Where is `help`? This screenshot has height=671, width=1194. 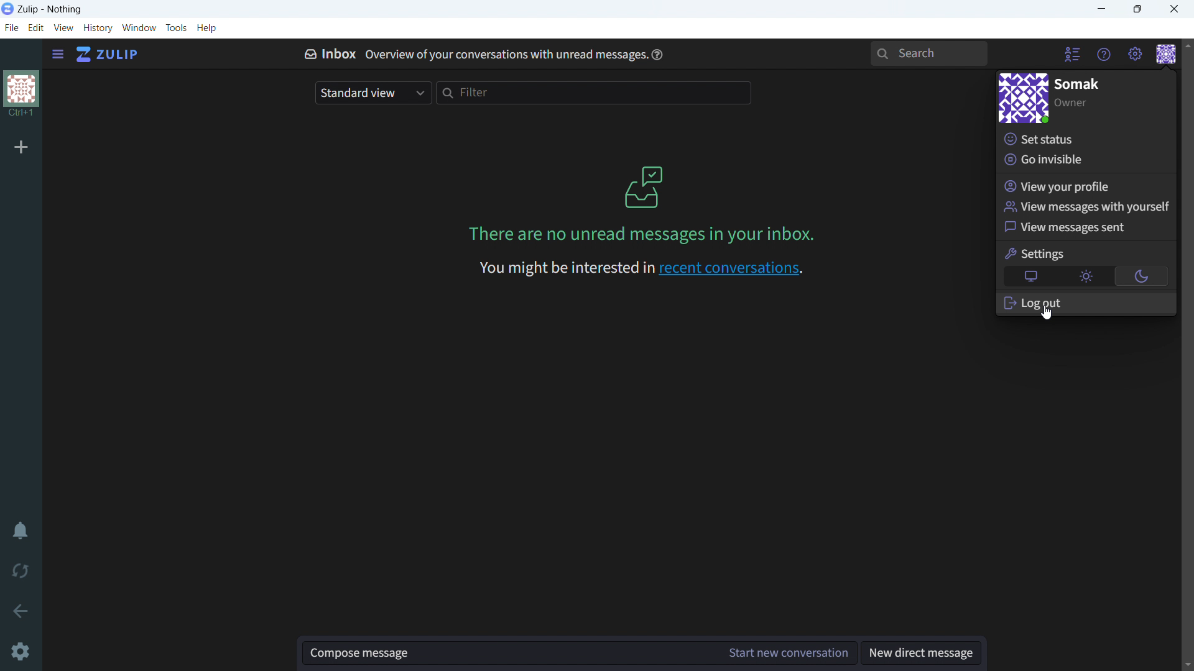
help is located at coordinates (206, 28).